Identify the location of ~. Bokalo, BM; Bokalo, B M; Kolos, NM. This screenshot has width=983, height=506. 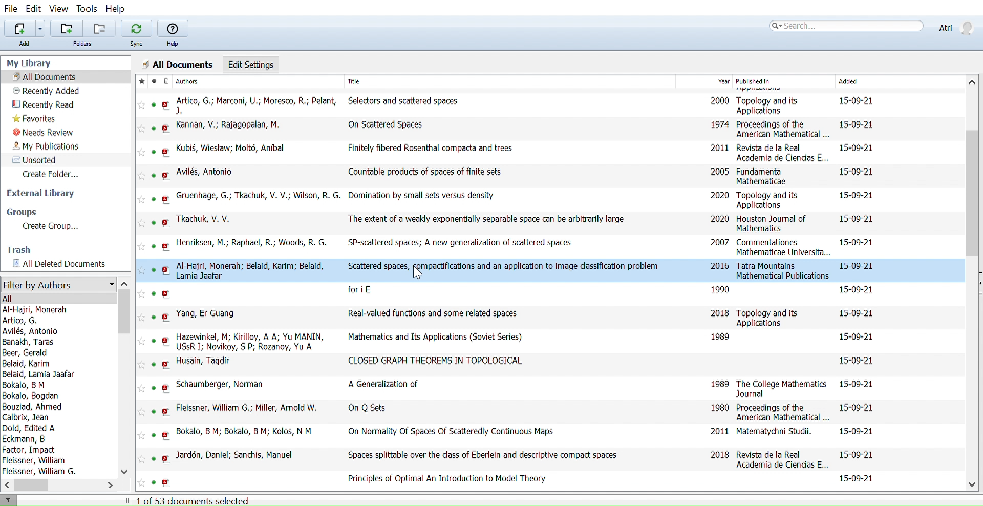
(248, 432).